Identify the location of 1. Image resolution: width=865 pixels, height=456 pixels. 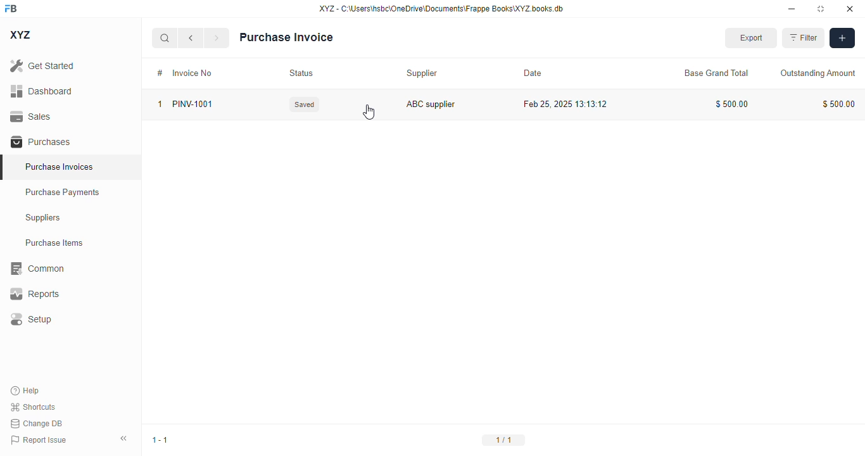
(160, 104).